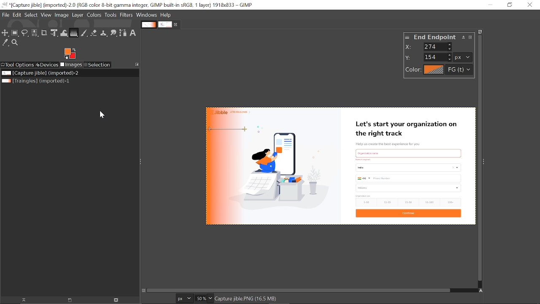  Describe the element at coordinates (529, 5) in the screenshot. I see `Close` at that location.